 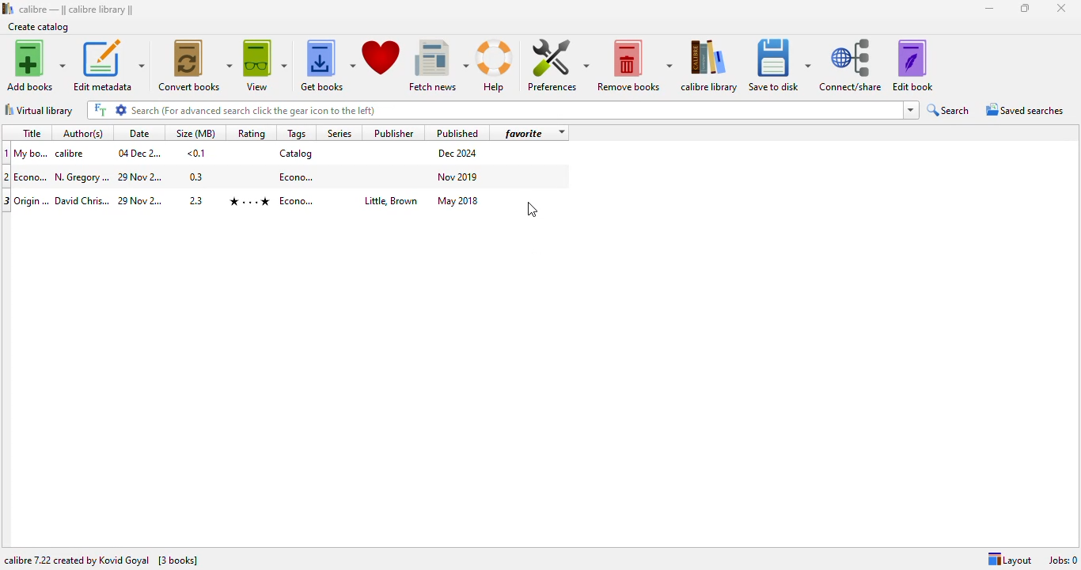 I want to click on save to disk, so click(x=779, y=66).